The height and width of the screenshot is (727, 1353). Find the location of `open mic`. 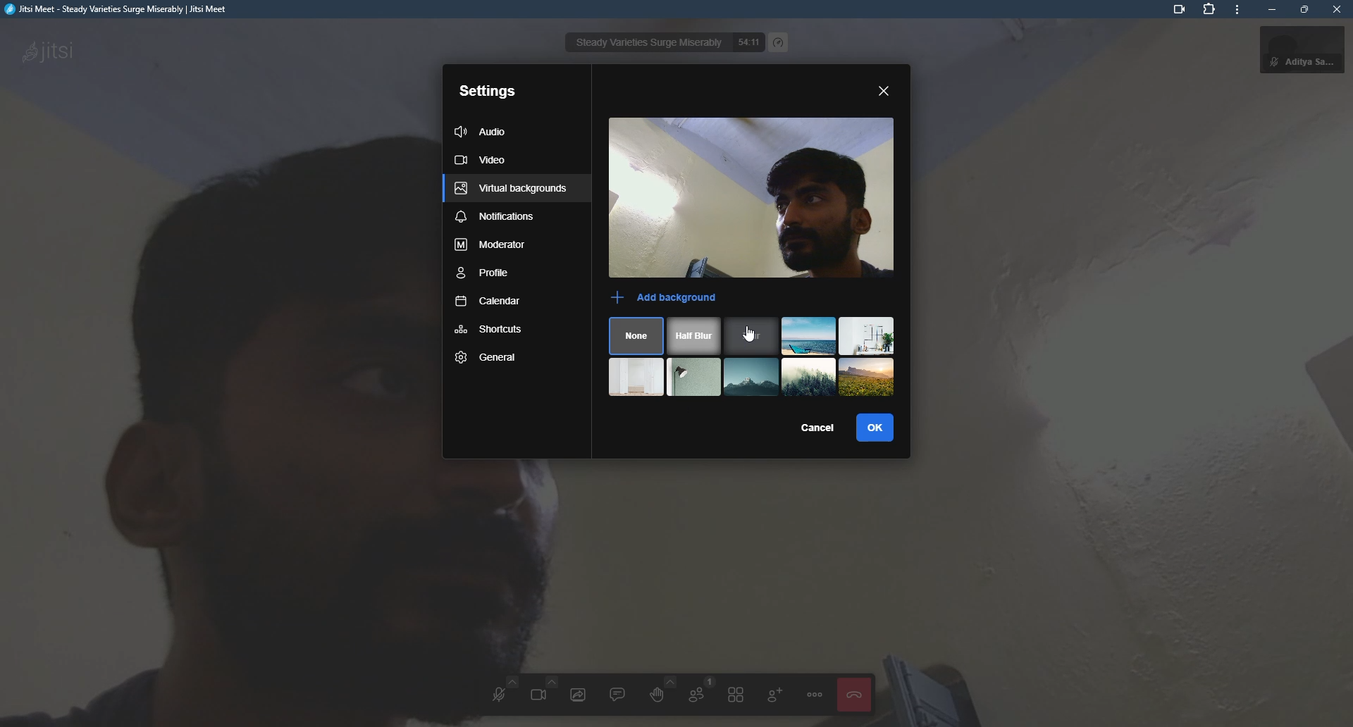

open mic is located at coordinates (499, 694).